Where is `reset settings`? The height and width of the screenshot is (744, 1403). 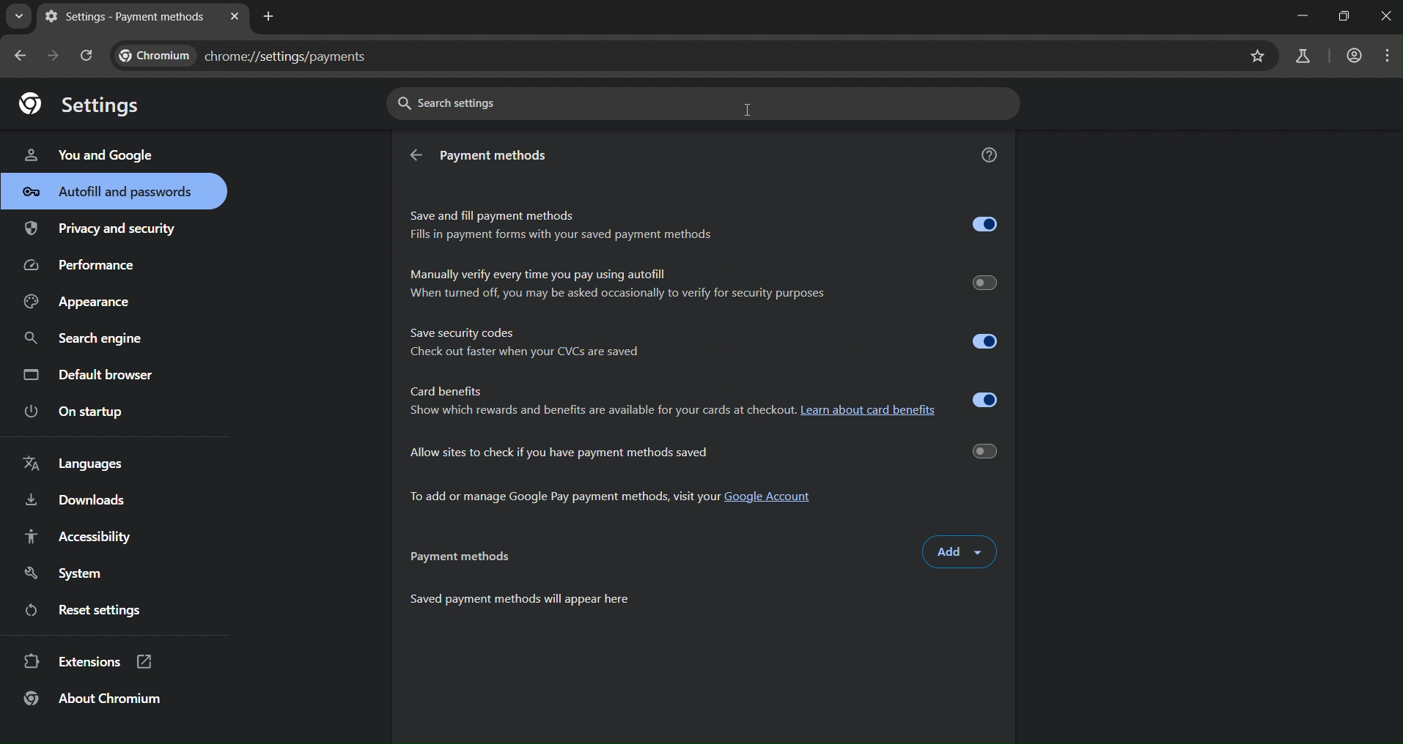 reset settings is located at coordinates (86, 609).